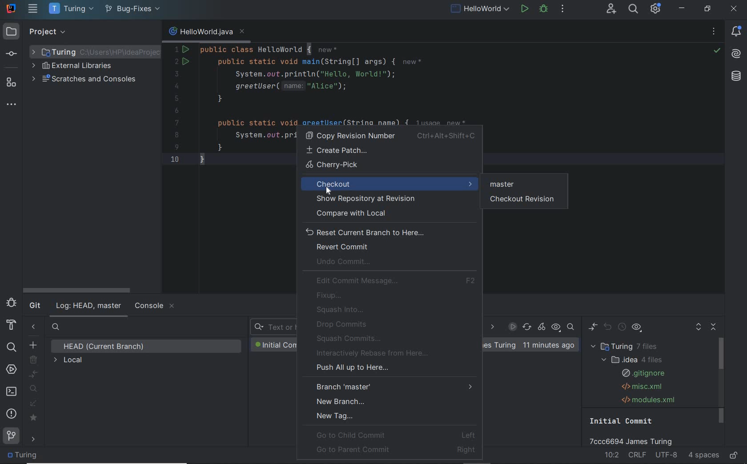 Image resolution: width=747 pixels, height=464 pixels. Describe the element at coordinates (612, 454) in the screenshot. I see `go to line` at that location.